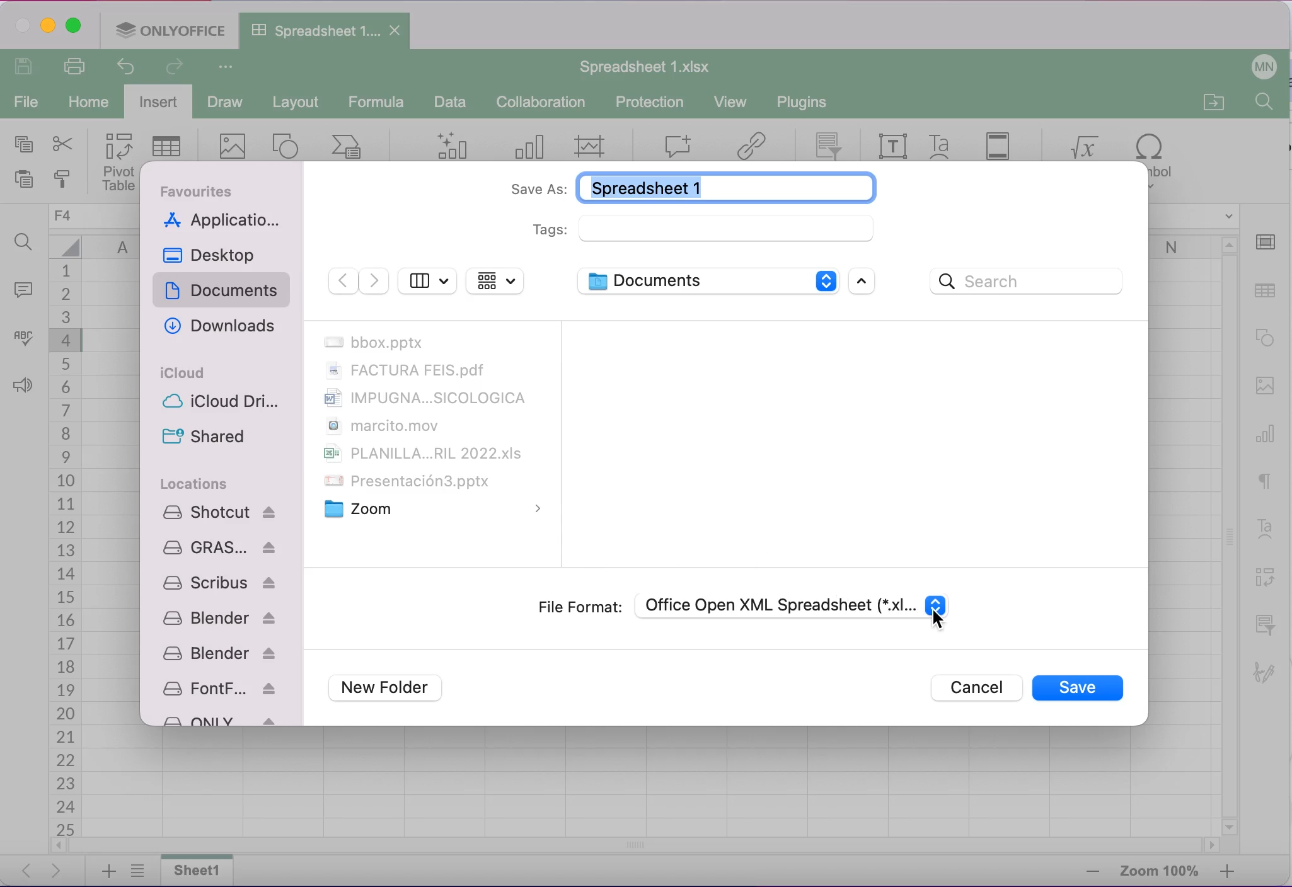 Image resolution: width=1292 pixels, height=887 pixels. What do you see at coordinates (973, 688) in the screenshot?
I see `cancel` at bounding box center [973, 688].